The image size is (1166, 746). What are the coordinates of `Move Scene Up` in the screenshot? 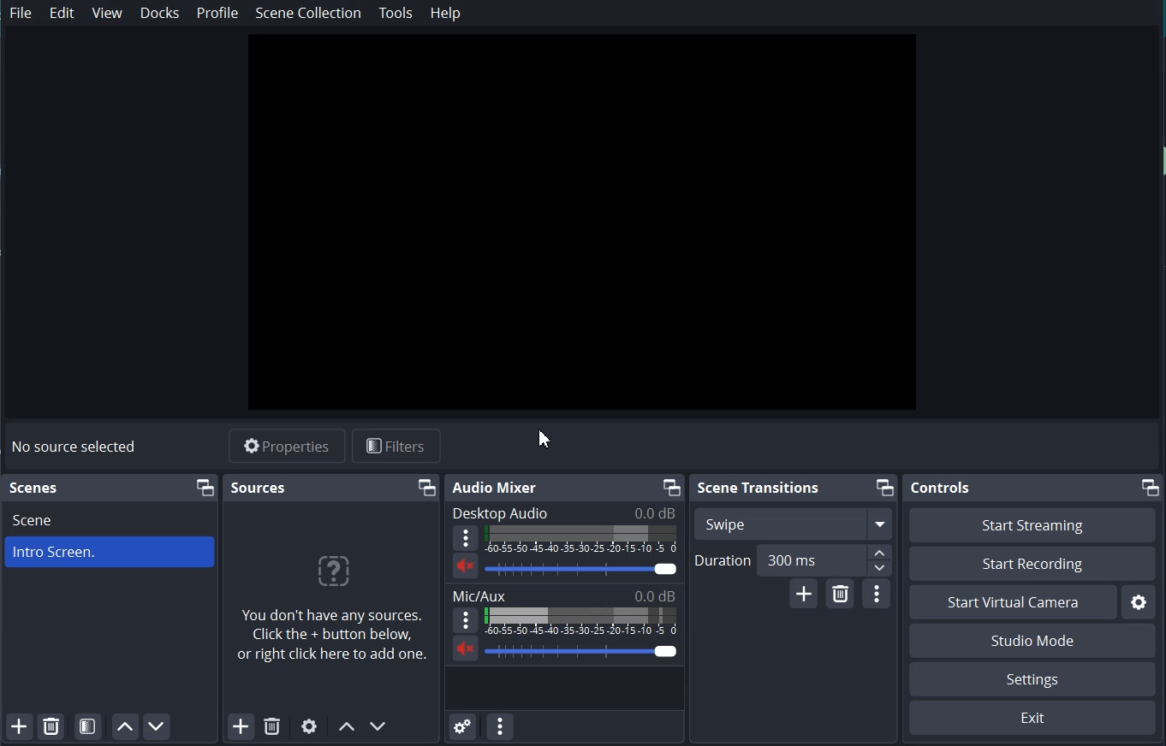 It's located at (122, 726).